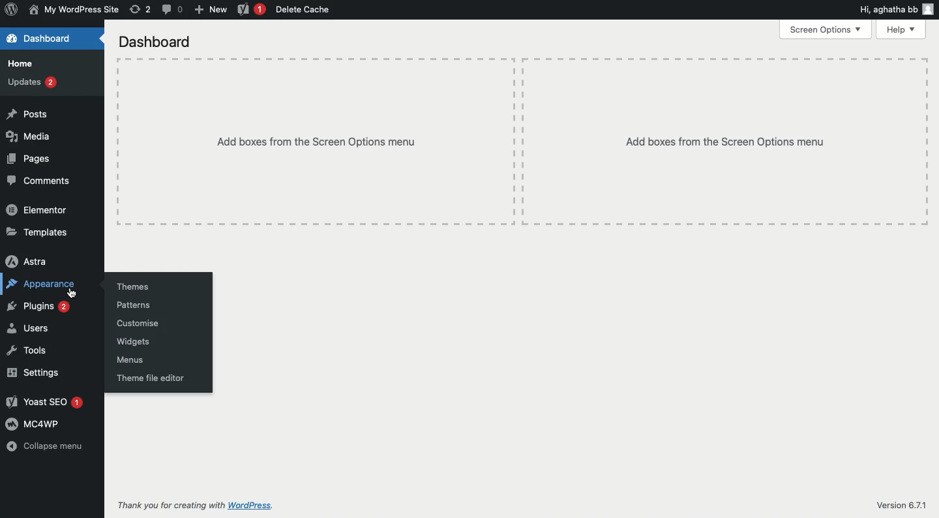 The height and width of the screenshot is (518, 939). I want to click on Comments, so click(40, 181).